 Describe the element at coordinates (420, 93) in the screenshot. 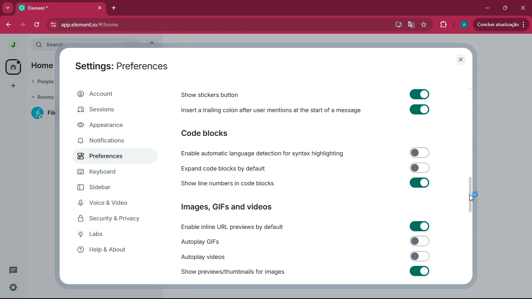

I see `Toggle on` at that location.